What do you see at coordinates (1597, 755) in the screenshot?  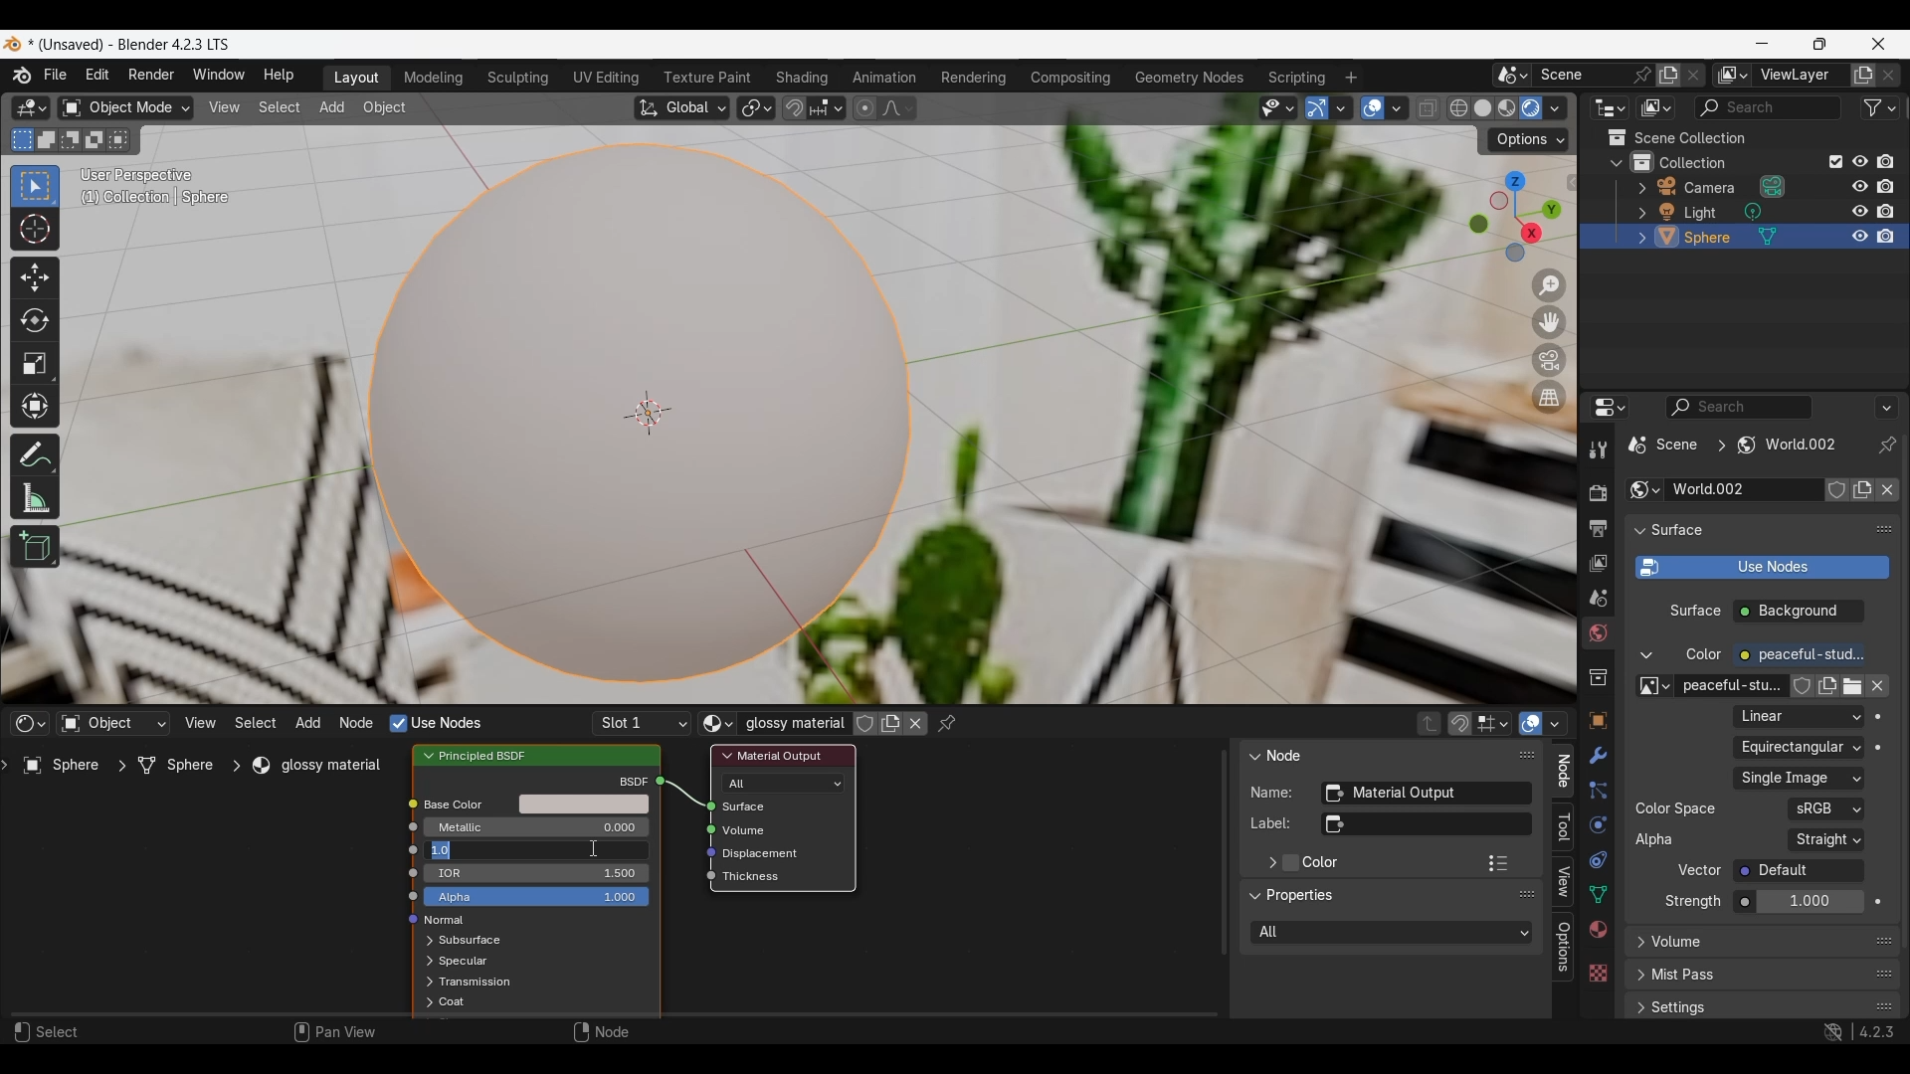 I see `Modifier properties` at bounding box center [1597, 755].